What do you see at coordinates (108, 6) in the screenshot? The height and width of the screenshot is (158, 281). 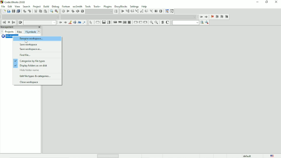 I see `Plugins` at bounding box center [108, 6].